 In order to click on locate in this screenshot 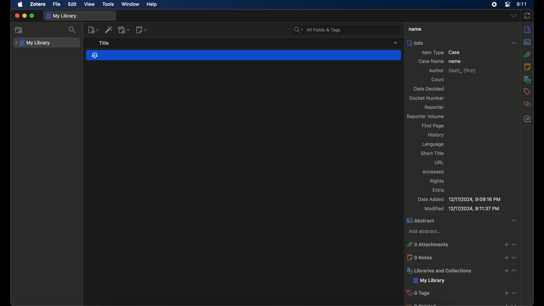, I will do `click(527, 119)`.